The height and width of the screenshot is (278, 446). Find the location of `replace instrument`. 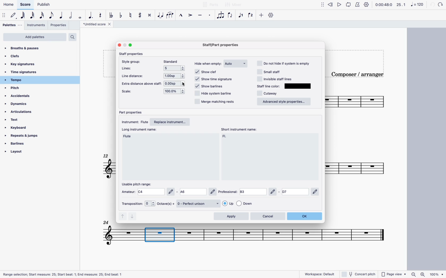

replace instrument is located at coordinates (172, 121).